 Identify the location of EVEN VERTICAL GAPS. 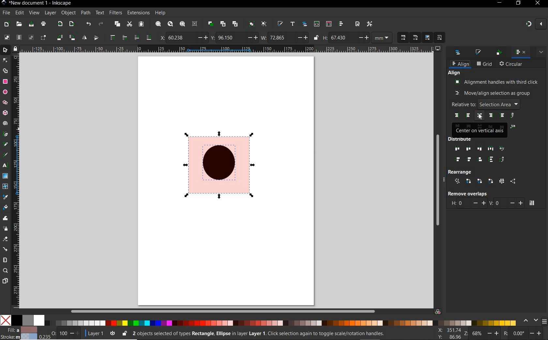
(491, 159).